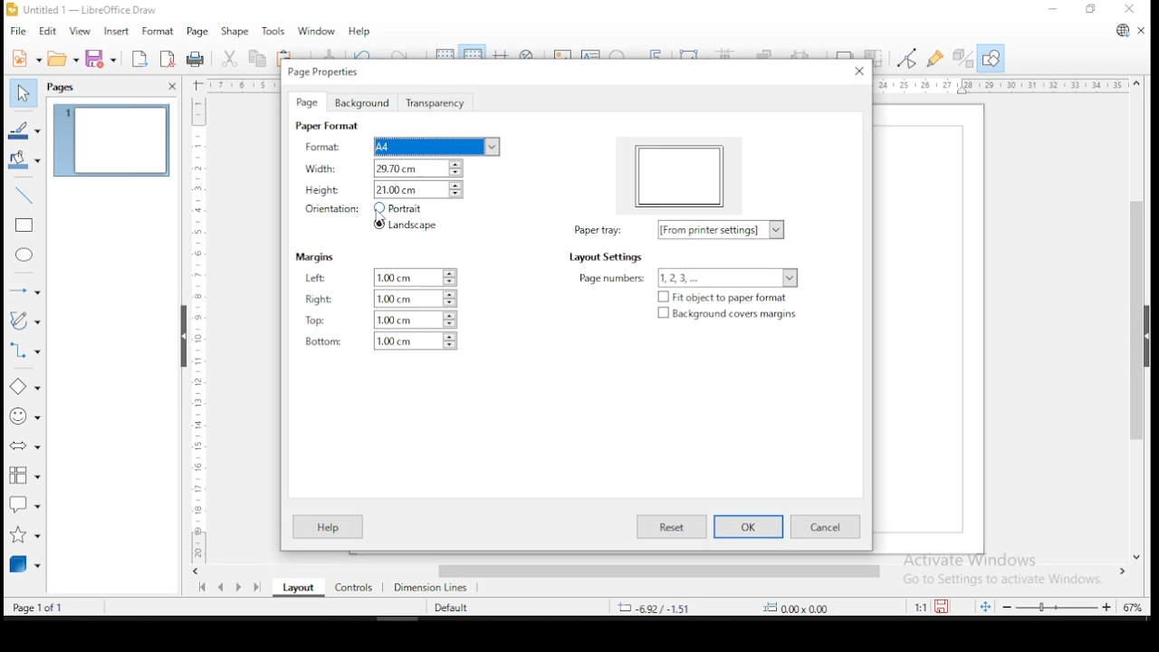 The height and width of the screenshot is (652, 1159). I want to click on cursor, so click(382, 214).